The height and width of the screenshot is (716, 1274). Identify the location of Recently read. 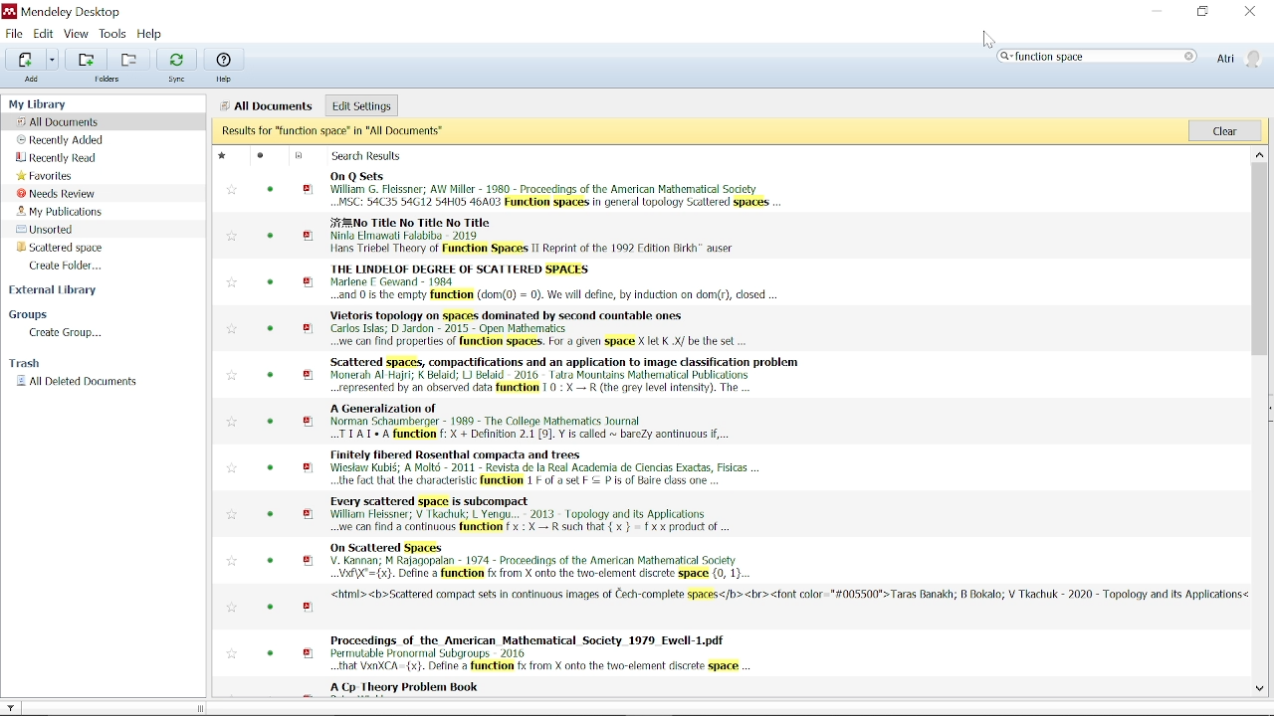
(71, 158).